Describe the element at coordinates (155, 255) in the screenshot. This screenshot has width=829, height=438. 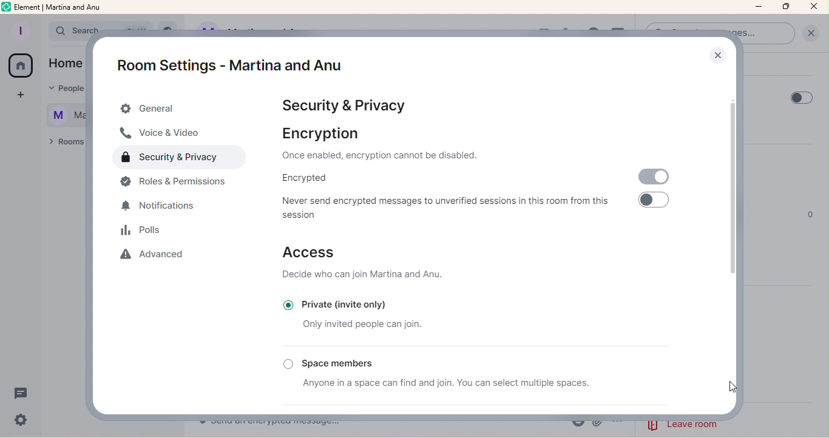
I see `Advanced` at that location.